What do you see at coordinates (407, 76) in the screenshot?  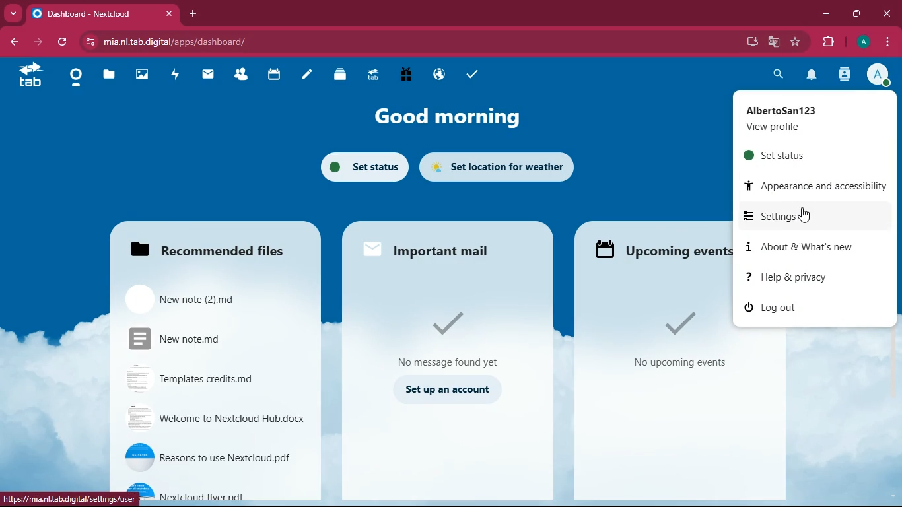 I see `gift` at bounding box center [407, 76].